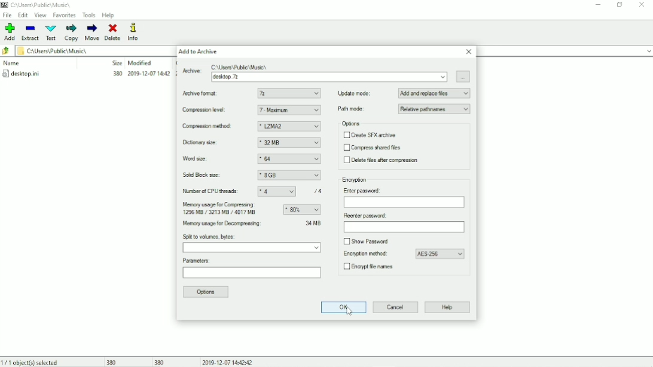  I want to click on Split to volumes, so click(252, 248).